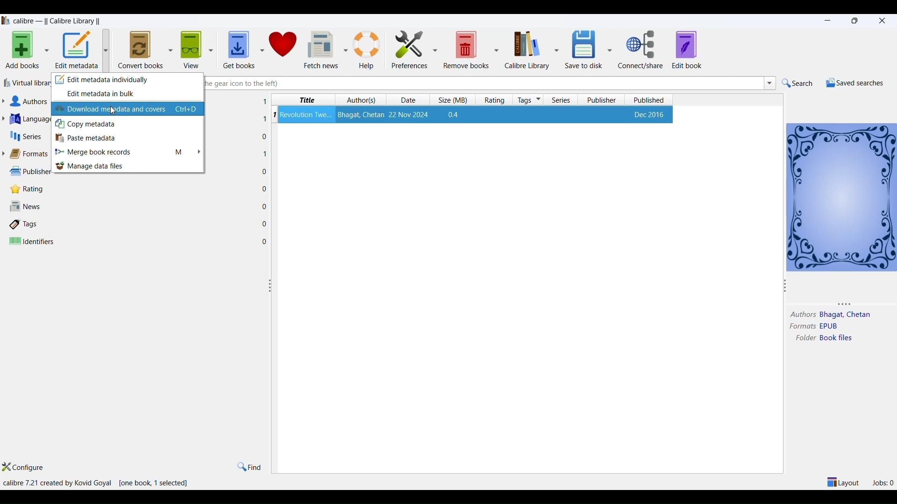  I want to click on tags, so click(26, 225).